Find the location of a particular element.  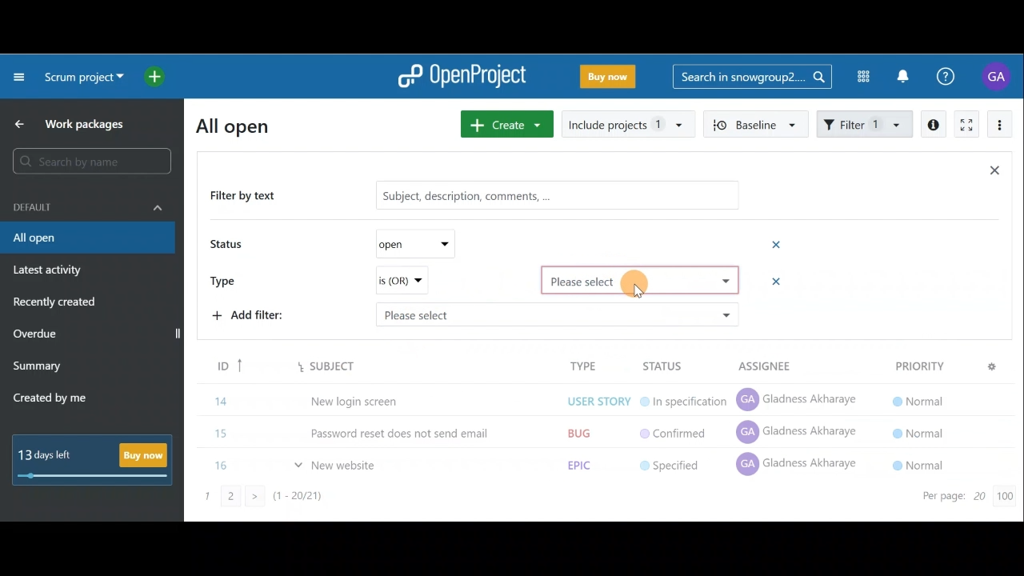

Subject, description, comments is located at coordinates (550, 198).